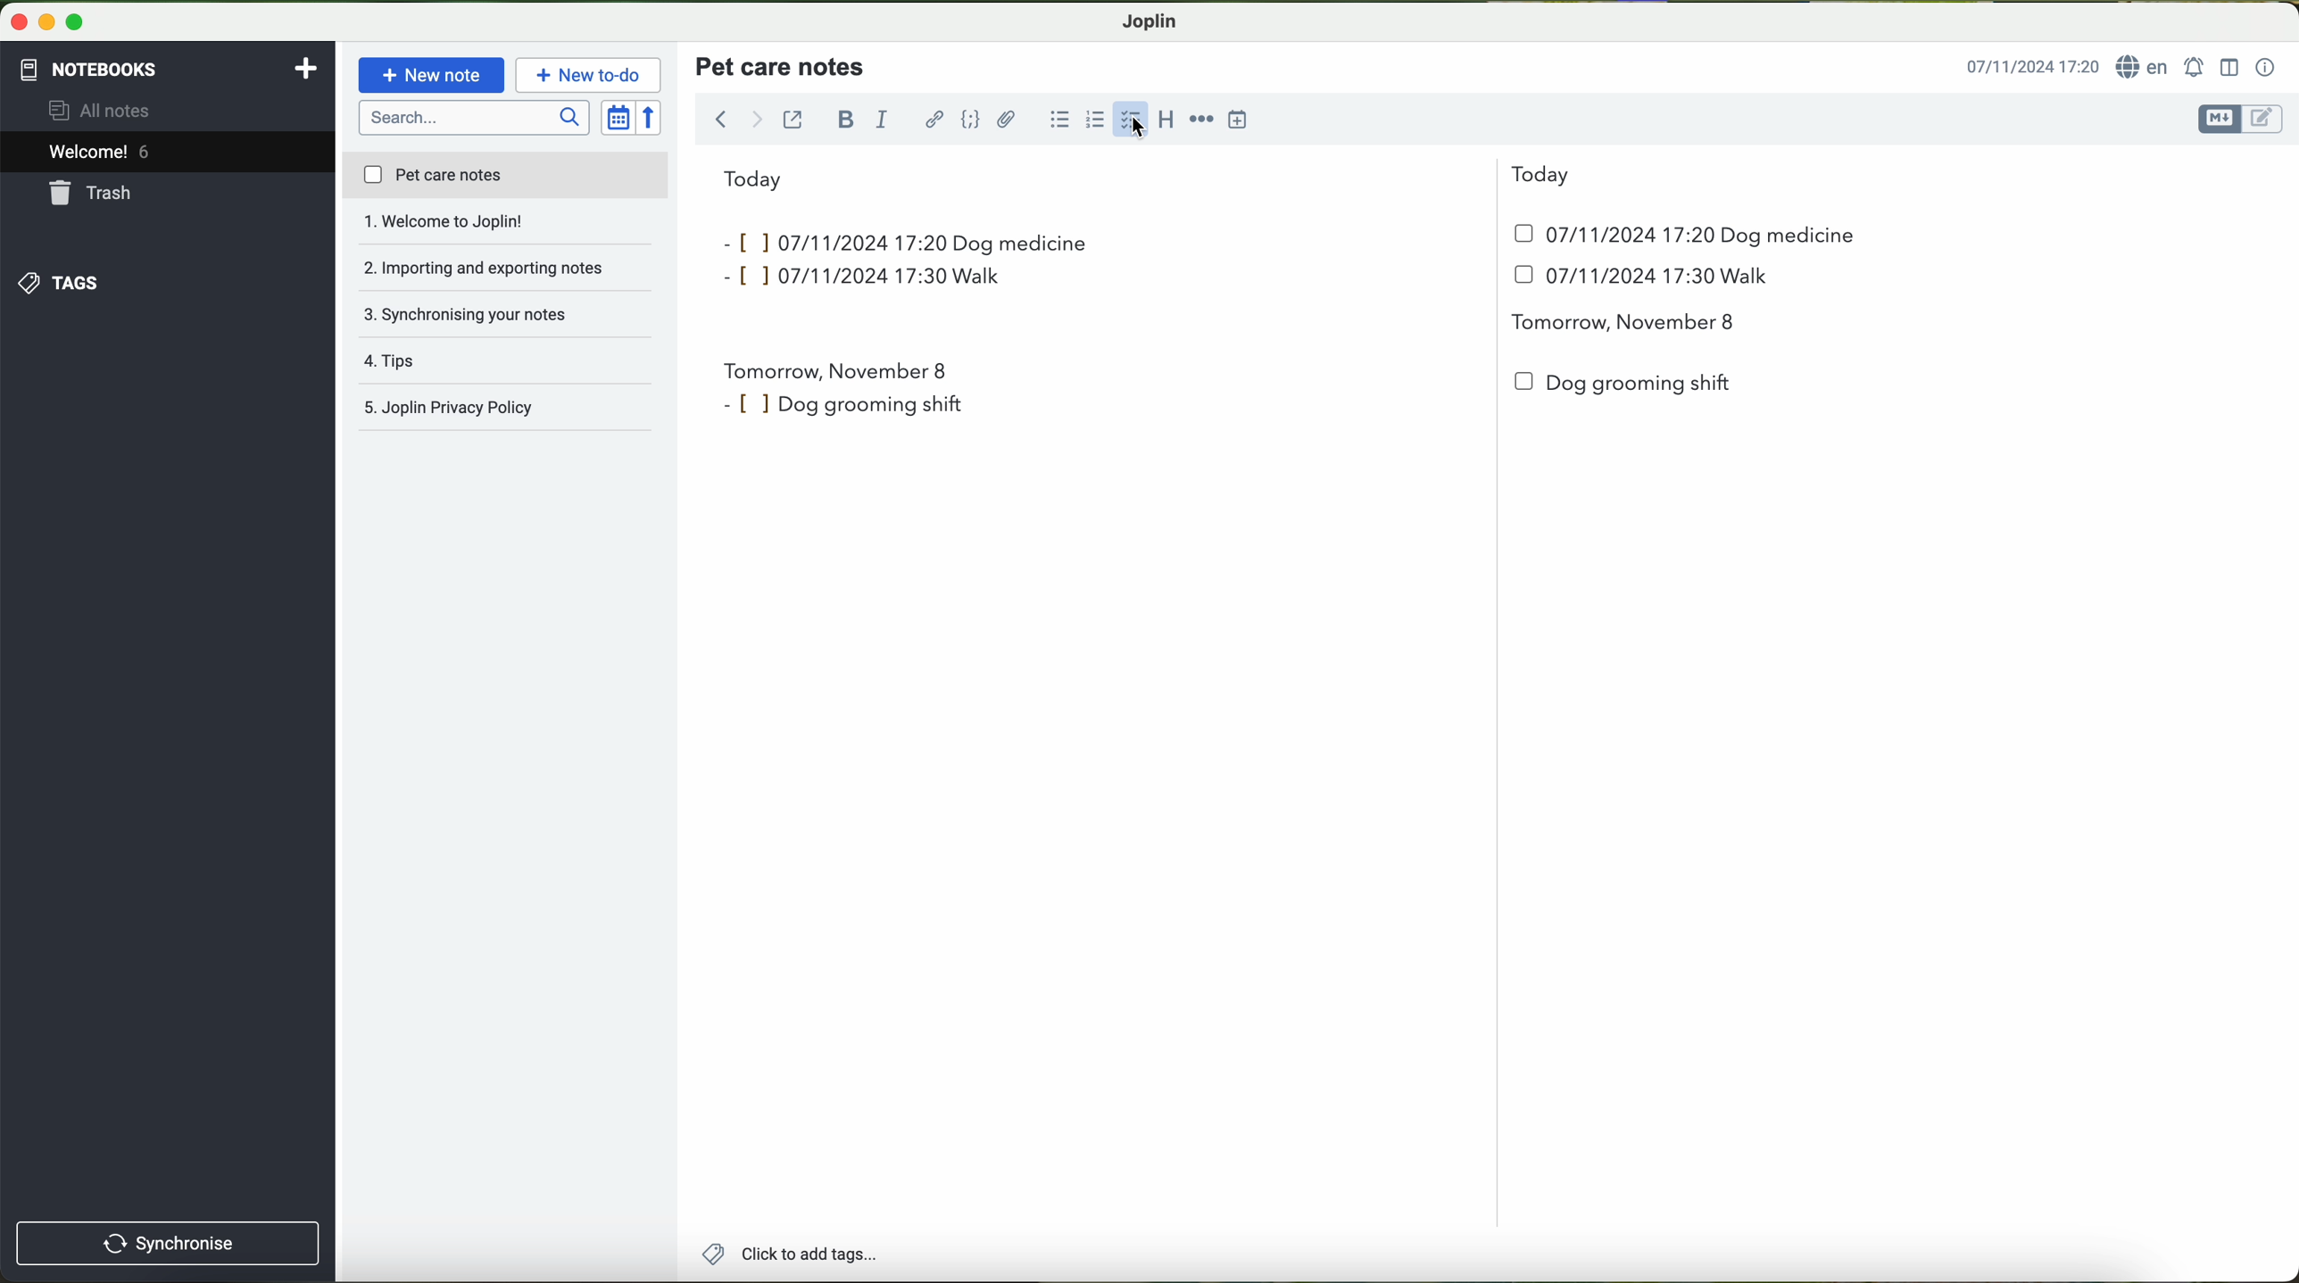 Image resolution: width=2299 pixels, height=1283 pixels. Describe the element at coordinates (735, 119) in the screenshot. I see `navigation arrows` at that location.